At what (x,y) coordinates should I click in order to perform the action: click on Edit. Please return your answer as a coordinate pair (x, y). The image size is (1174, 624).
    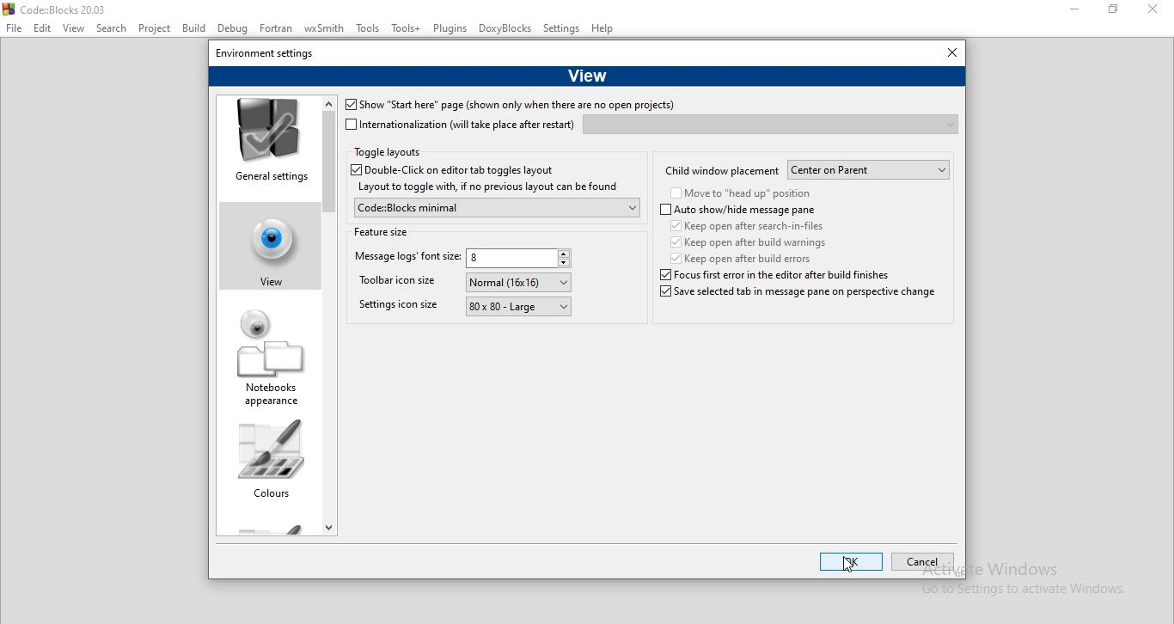
    Looking at the image, I should click on (42, 28).